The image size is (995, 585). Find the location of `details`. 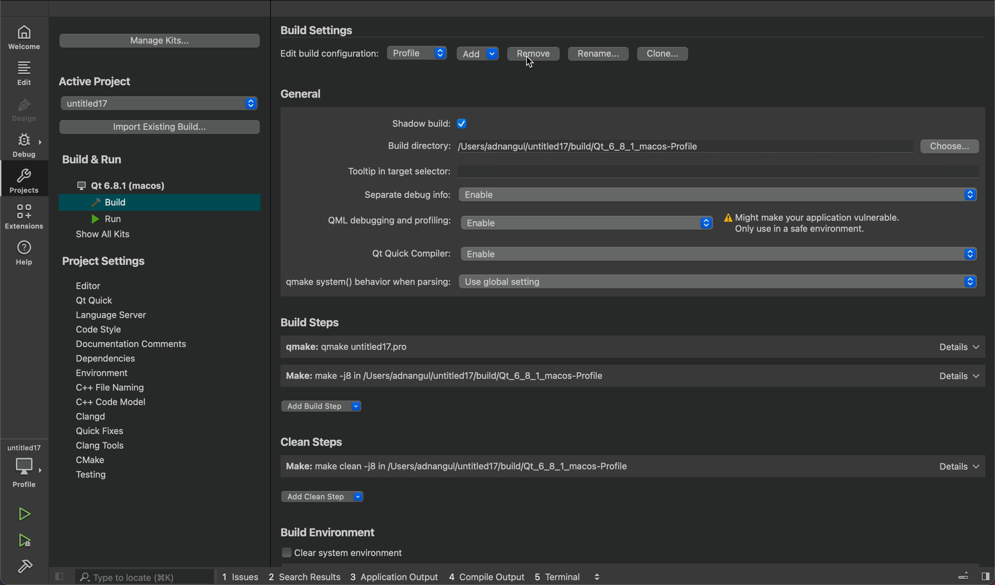

details is located at coordinates (959, 376).